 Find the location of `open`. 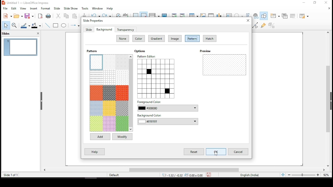

open is located at coordinates (18, 15).